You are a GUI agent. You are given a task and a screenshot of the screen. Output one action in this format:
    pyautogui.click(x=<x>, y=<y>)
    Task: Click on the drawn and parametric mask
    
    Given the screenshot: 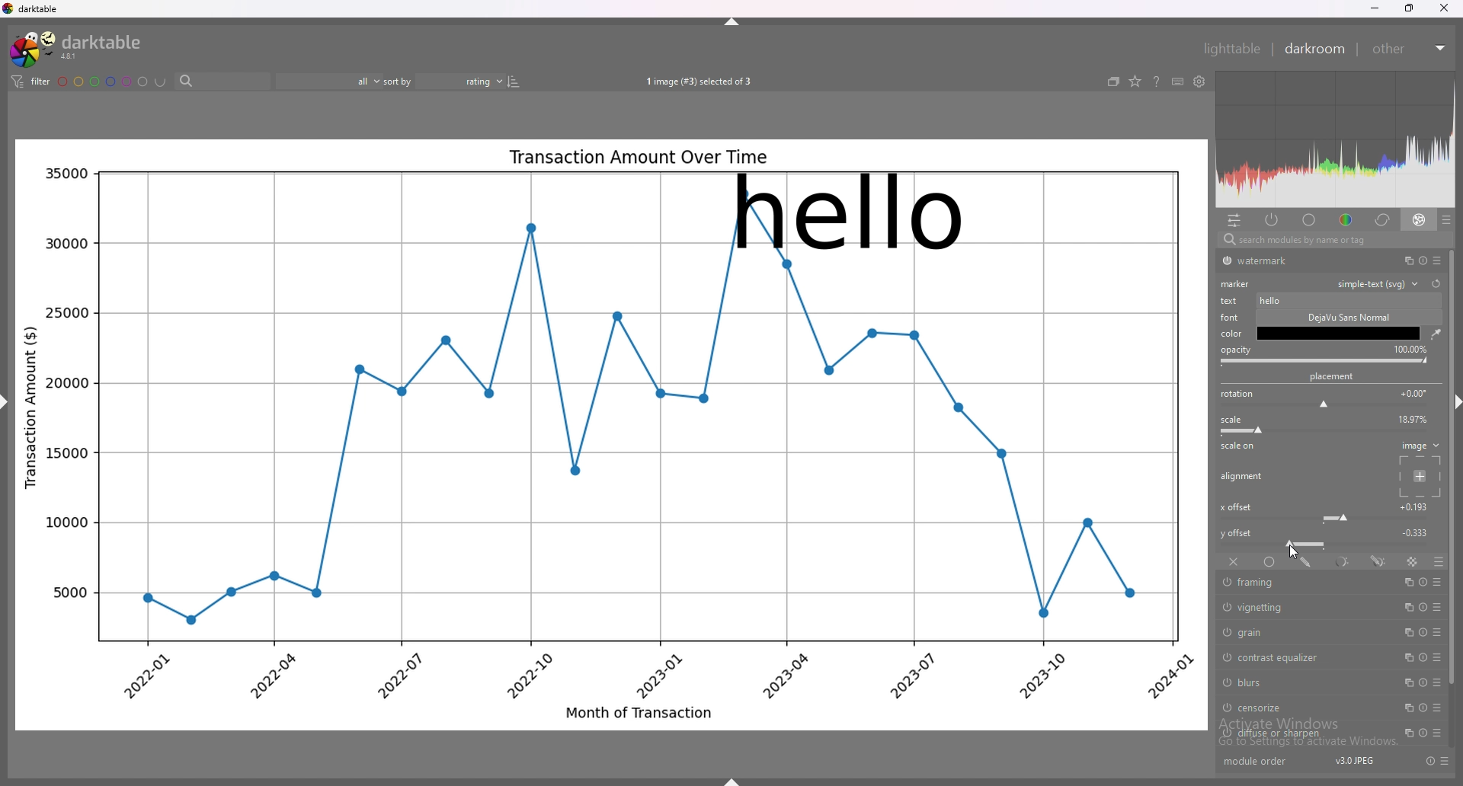 What is the action you would take?
    pyautogui.click(x=1380, y=561)
    